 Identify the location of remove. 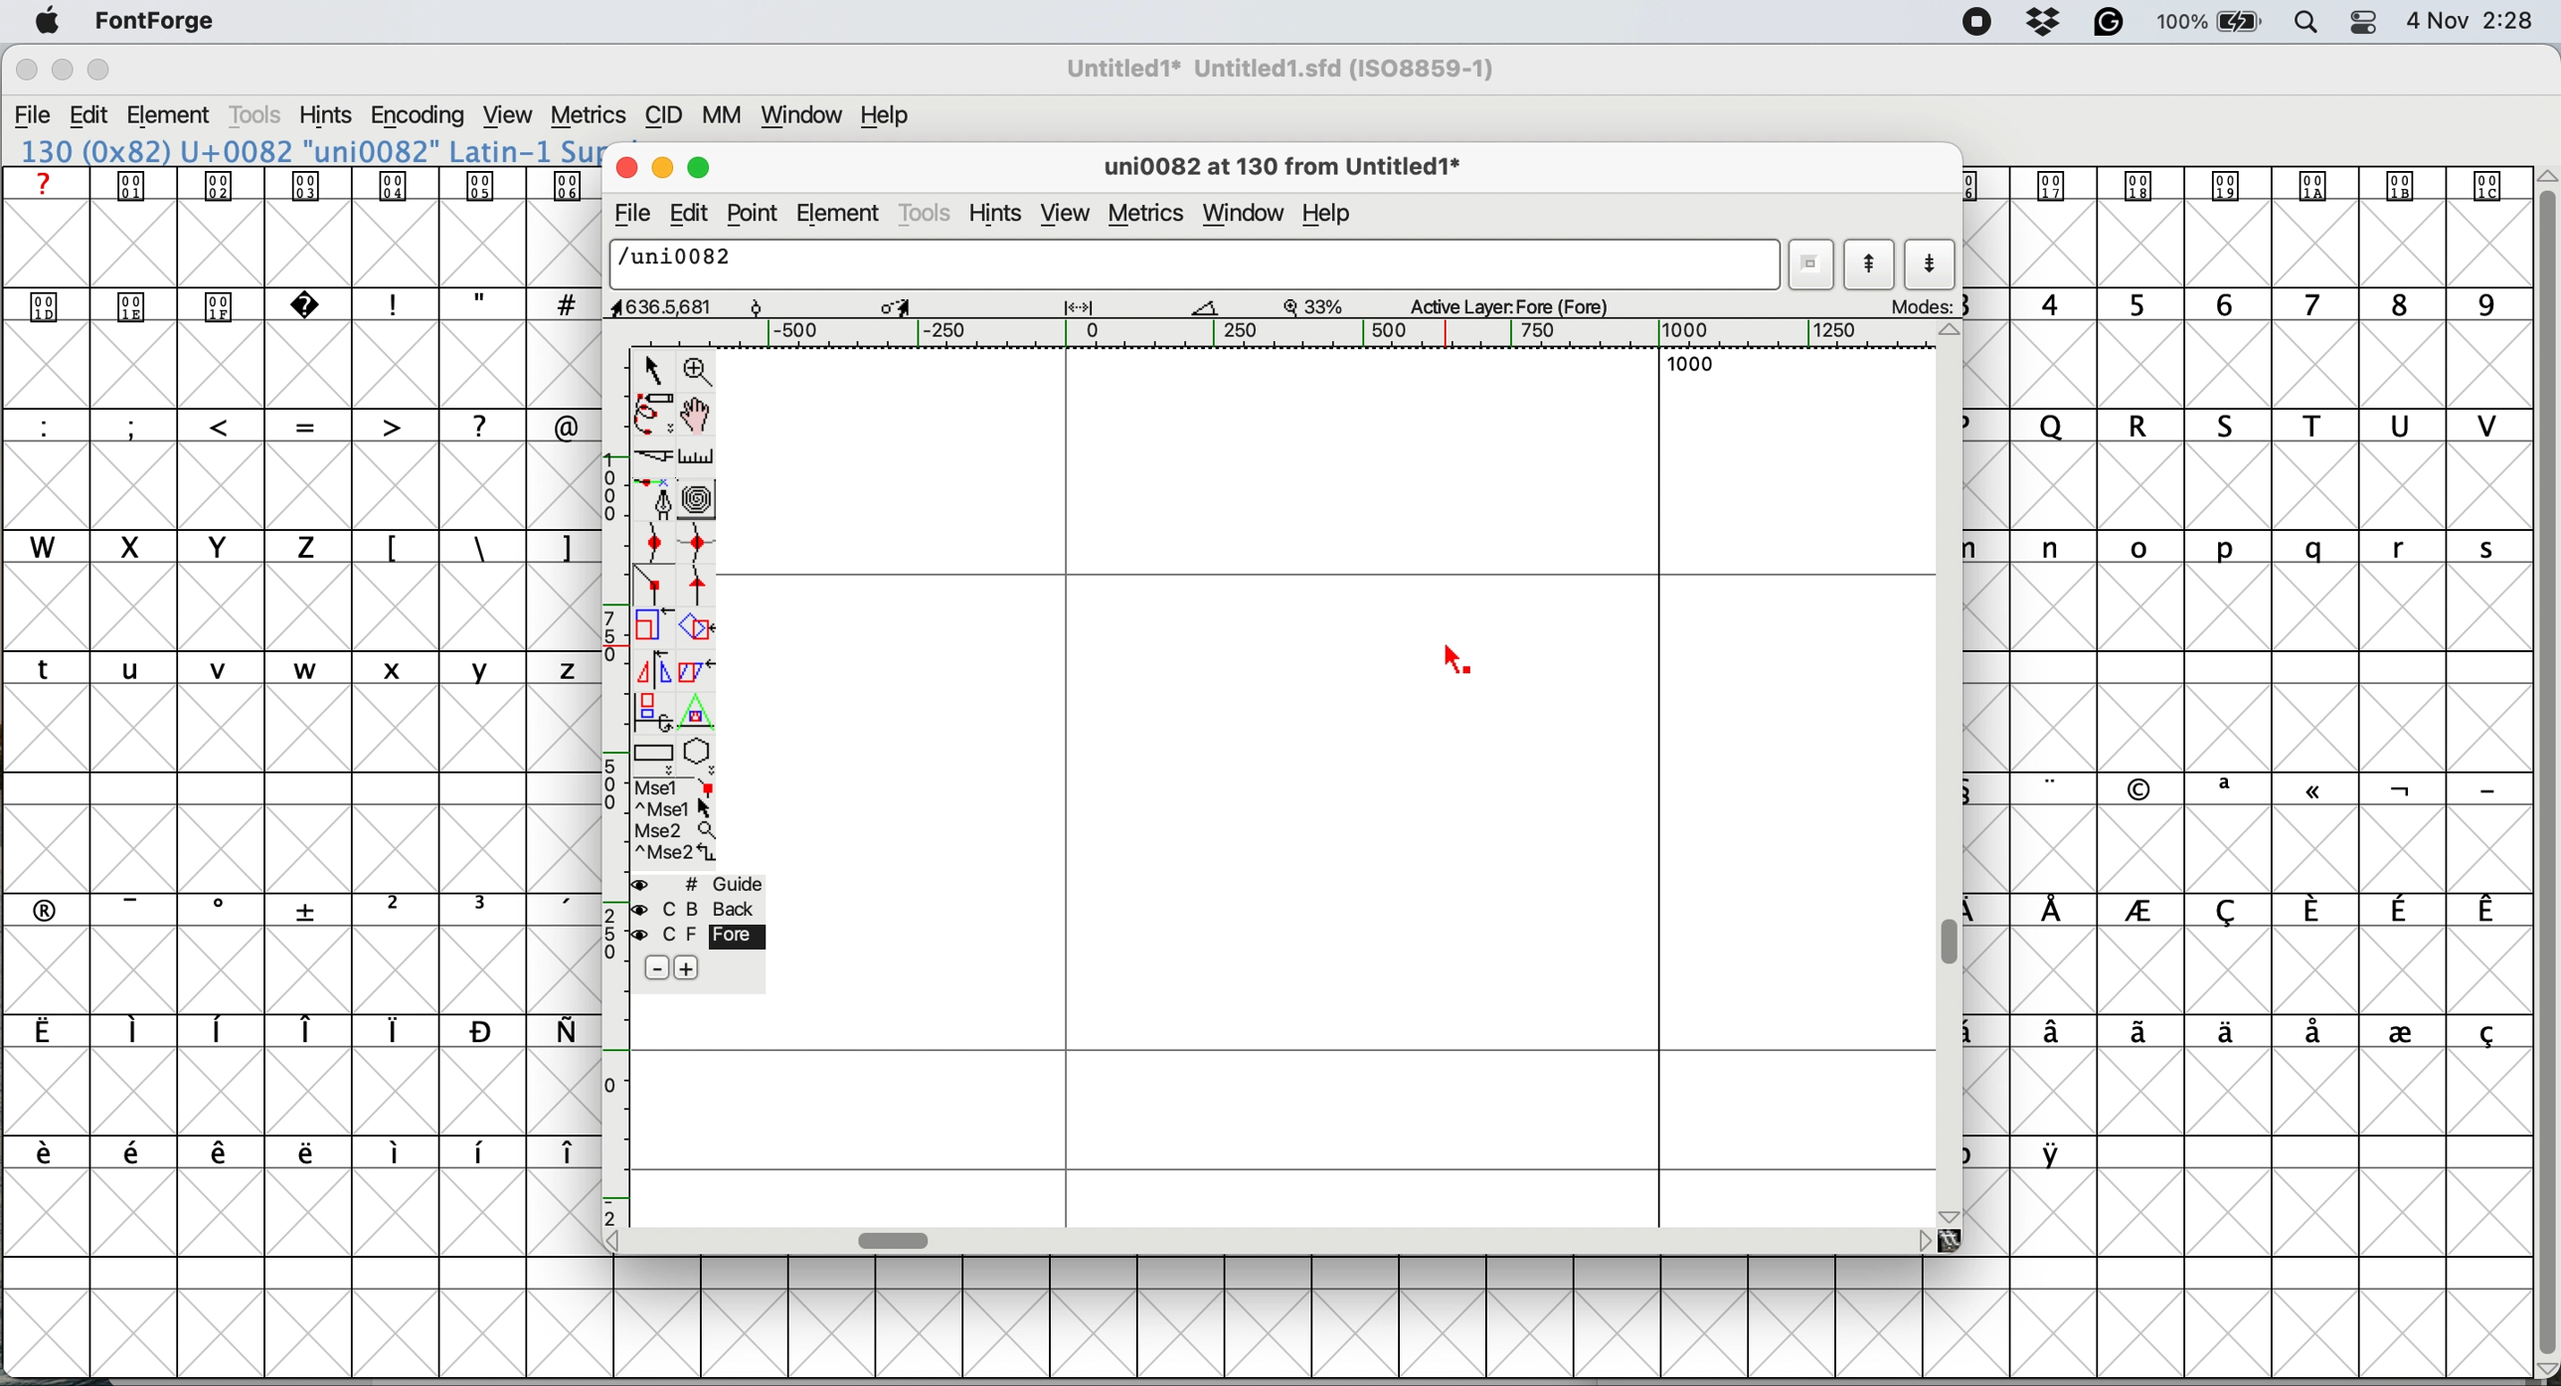
(659, 969).